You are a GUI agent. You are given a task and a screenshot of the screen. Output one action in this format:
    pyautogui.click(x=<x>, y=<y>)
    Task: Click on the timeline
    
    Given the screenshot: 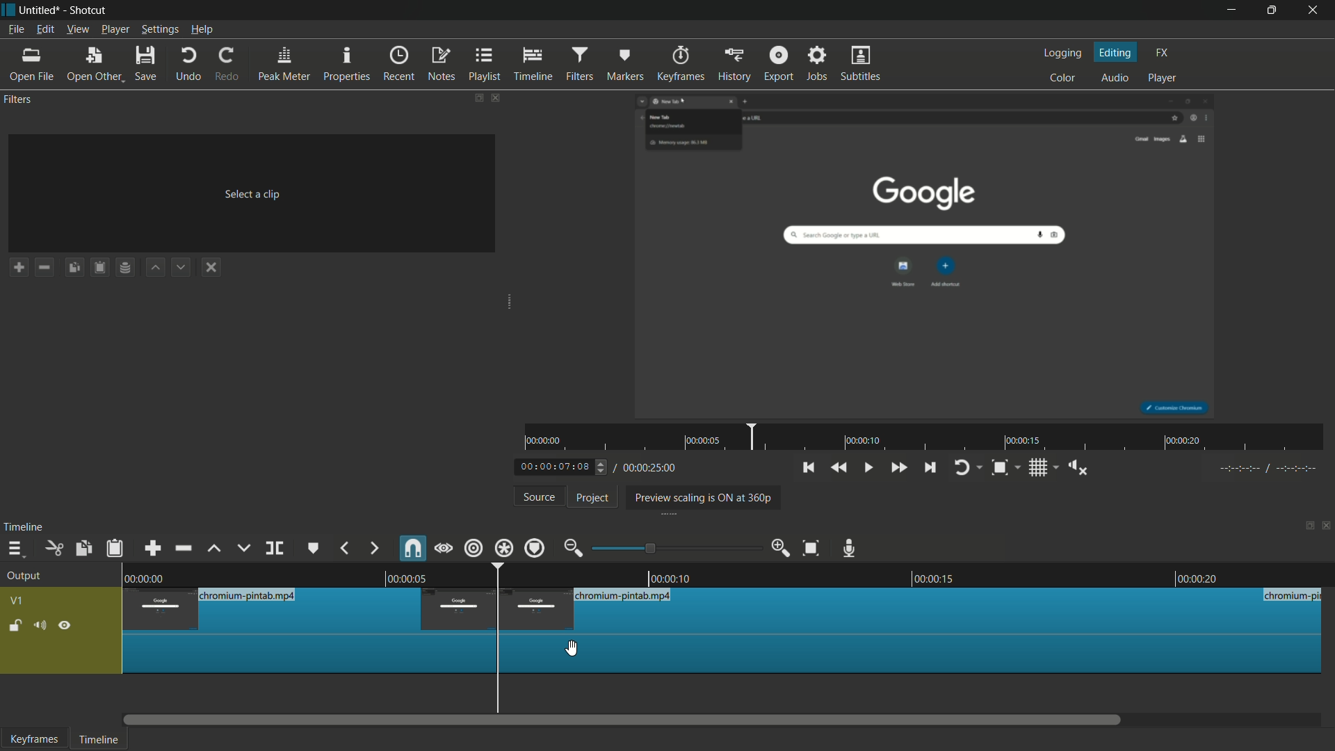 What is the action you would take?
    pyautogui.click(x=533, y=64)
    